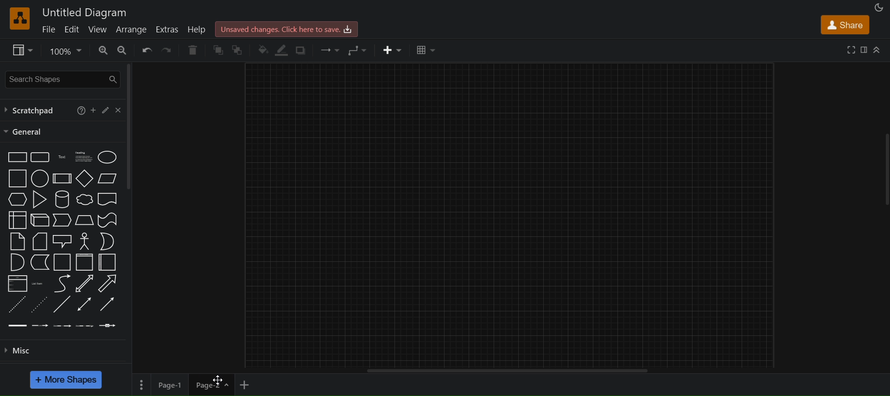 The image size is (890, 396). I want to click on to back, so click(240, 50).